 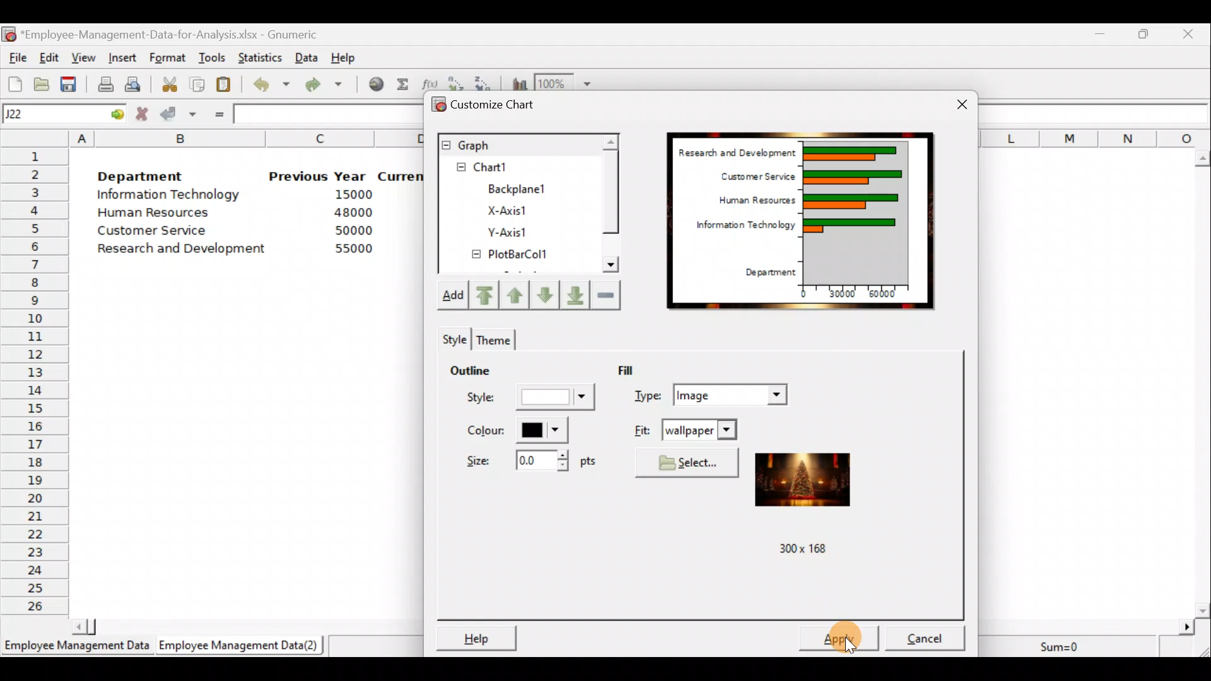 I want to click on Information Technology, so click(x=169, y=197).